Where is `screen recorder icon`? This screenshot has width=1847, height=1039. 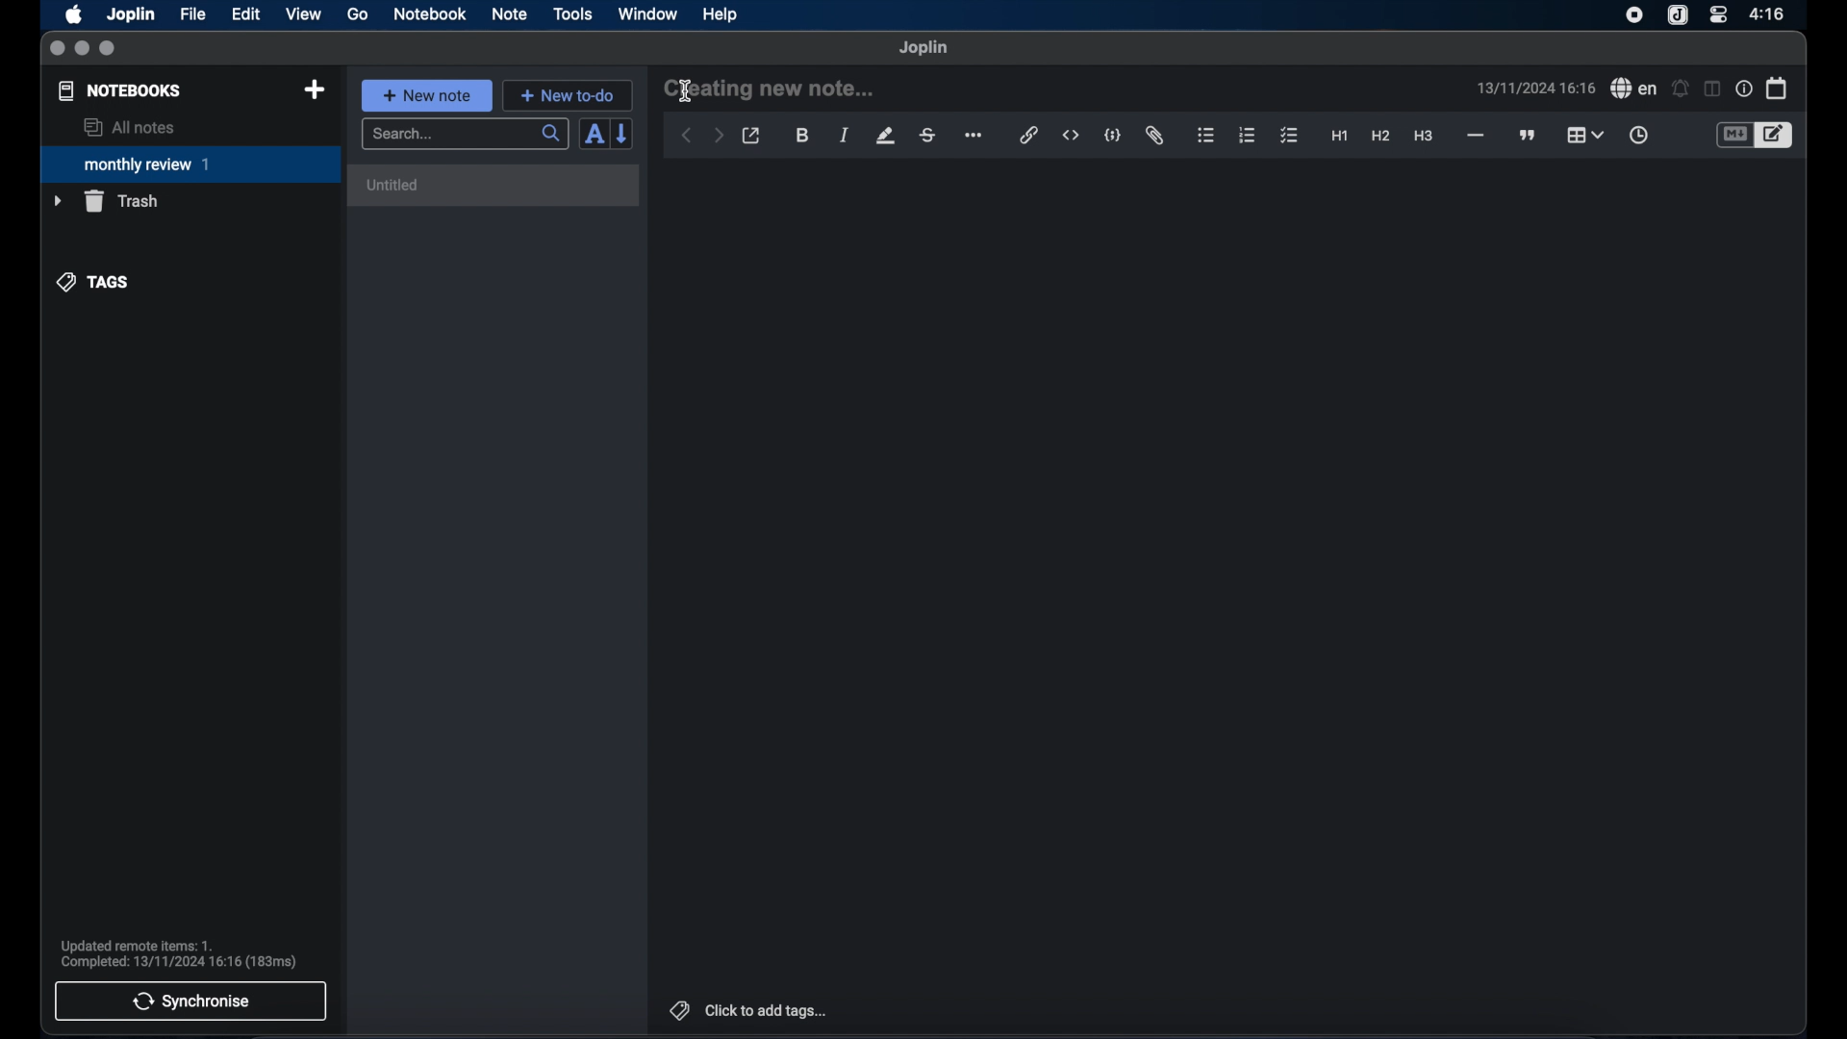
screen recorder icon is located at coordinates (1634, 15).